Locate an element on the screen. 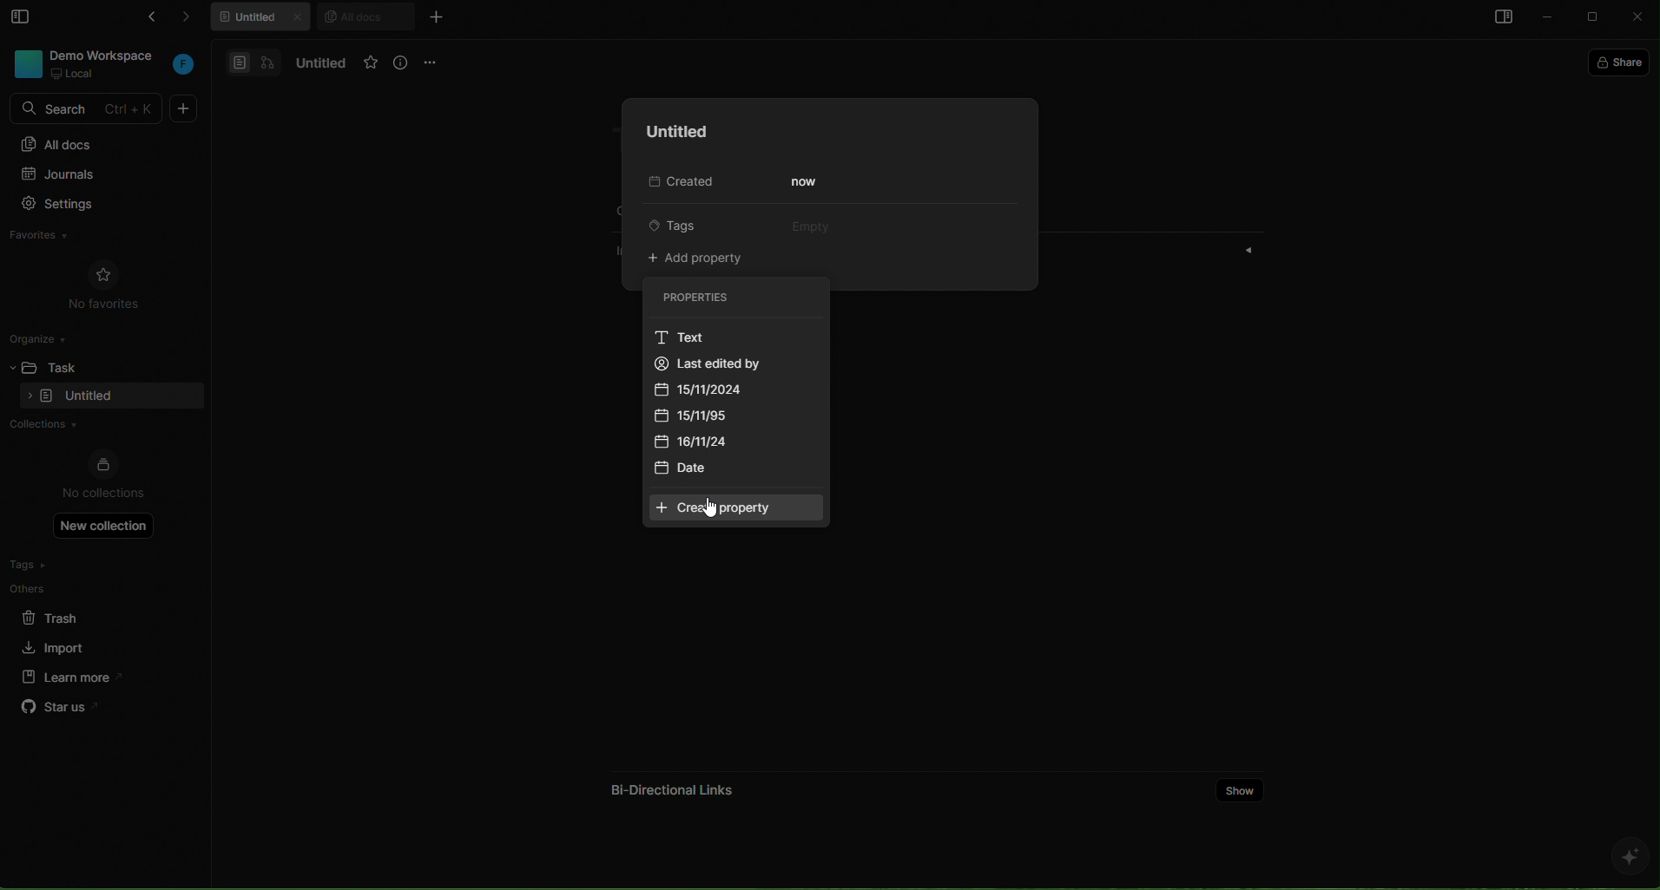 The width and height of the screenshot is (1660, 890). now is located at coordinates (807, 182).